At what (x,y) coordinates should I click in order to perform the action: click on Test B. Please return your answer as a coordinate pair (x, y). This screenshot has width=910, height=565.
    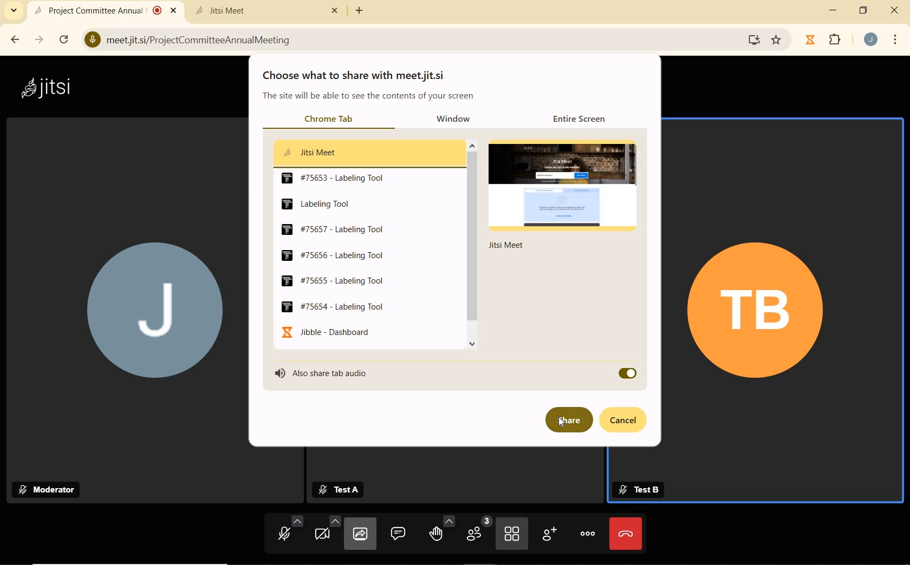
    Looking at the image, I should click on (638, 490).